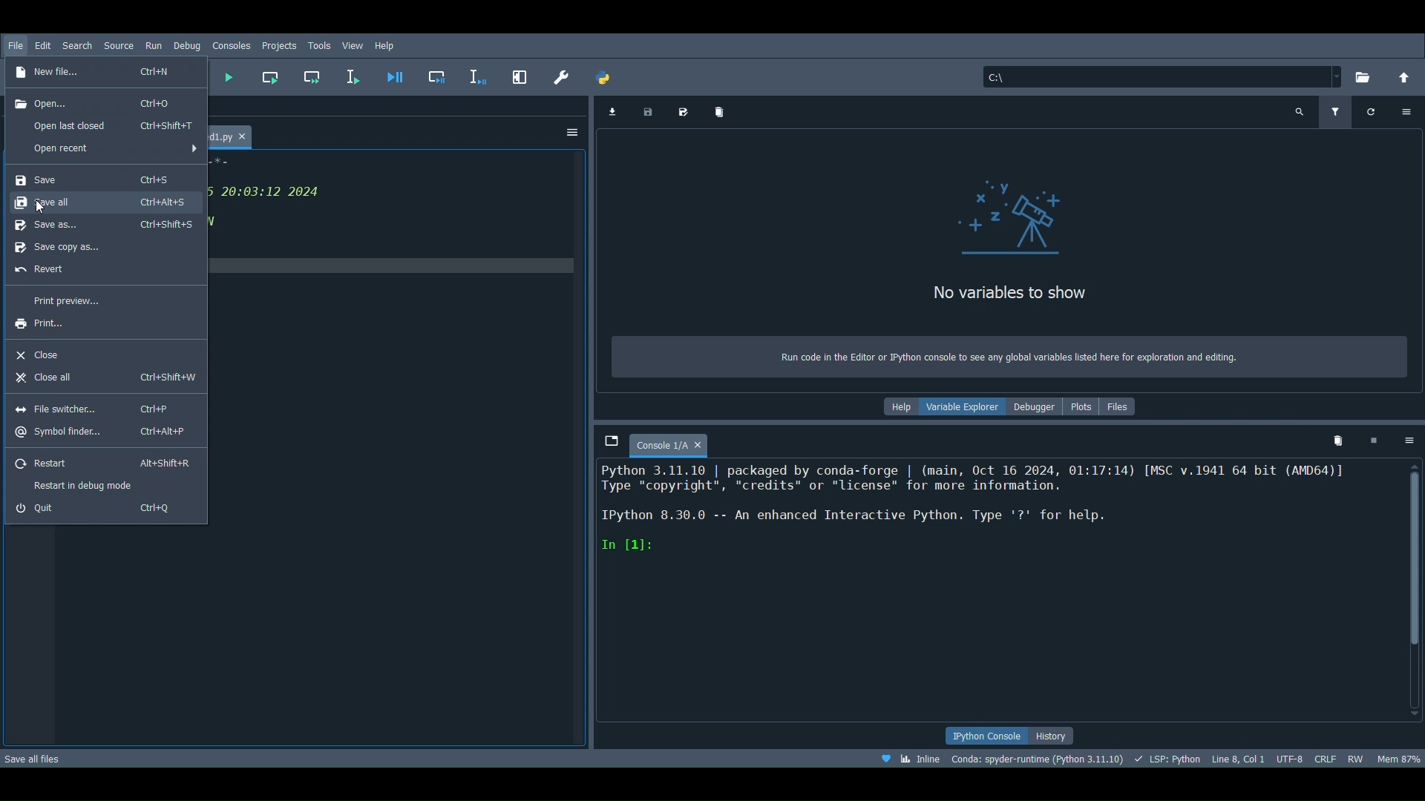 Image resolution: width=1425 pixels, height=801 pixels. Describe the element at coordinates (521, 72) in the screenshot. I see `Maximize current pane (Ctrl + Alt + Shift + M)` at that location.